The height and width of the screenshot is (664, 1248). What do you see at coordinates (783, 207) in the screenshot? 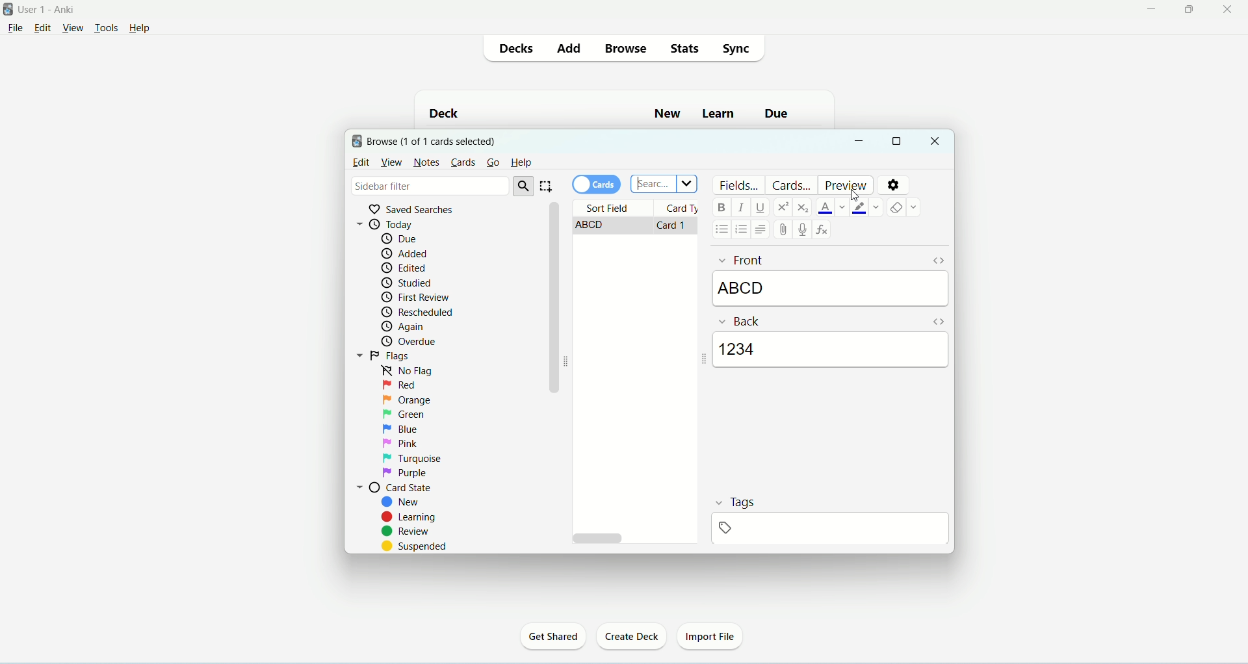
I see `superscript` at bounding box center [783, 207].